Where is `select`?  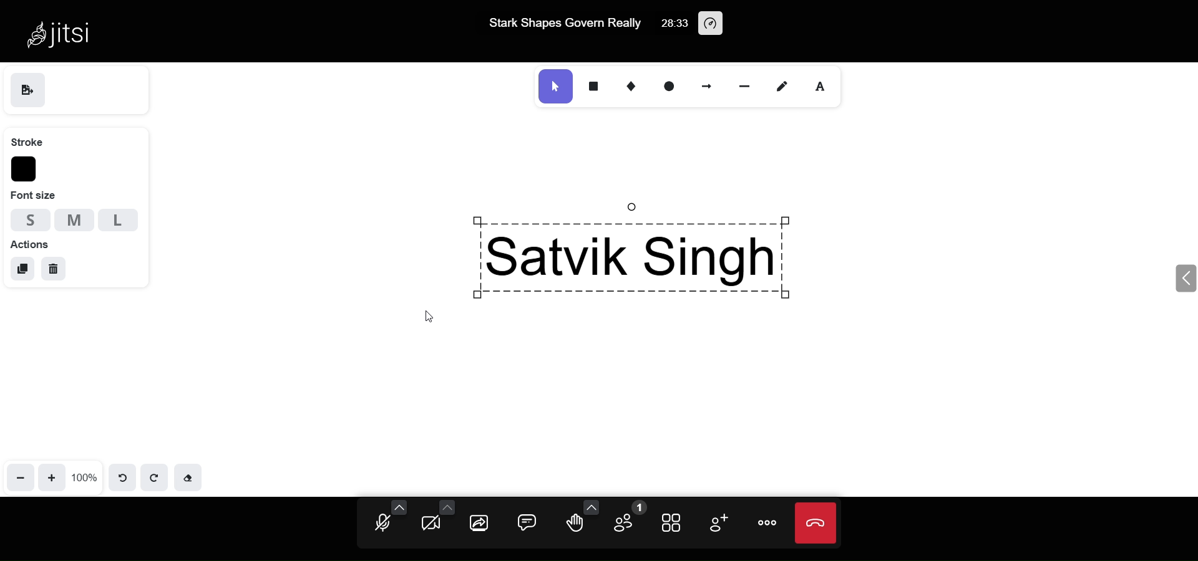 select is located at coordinates (557, 85).